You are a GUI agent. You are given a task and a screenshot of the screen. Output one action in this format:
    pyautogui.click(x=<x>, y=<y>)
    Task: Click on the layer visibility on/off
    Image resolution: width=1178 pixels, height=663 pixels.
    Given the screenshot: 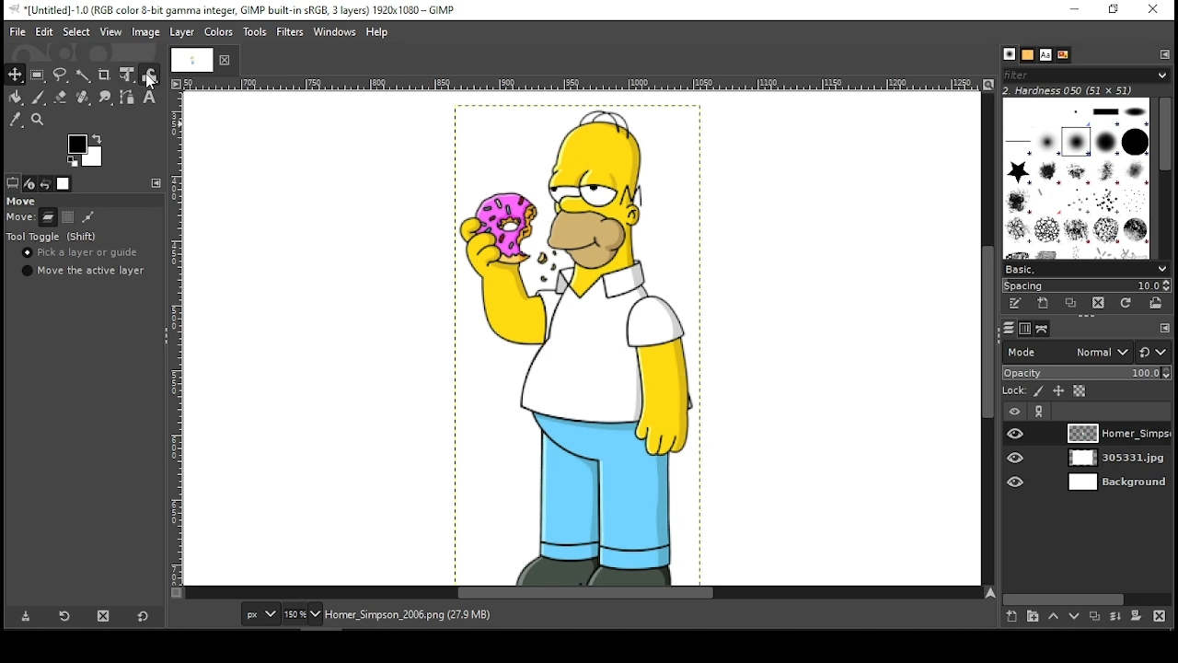 What is the action you would take?
    pyautogui.click(x=1018, y=459)
    